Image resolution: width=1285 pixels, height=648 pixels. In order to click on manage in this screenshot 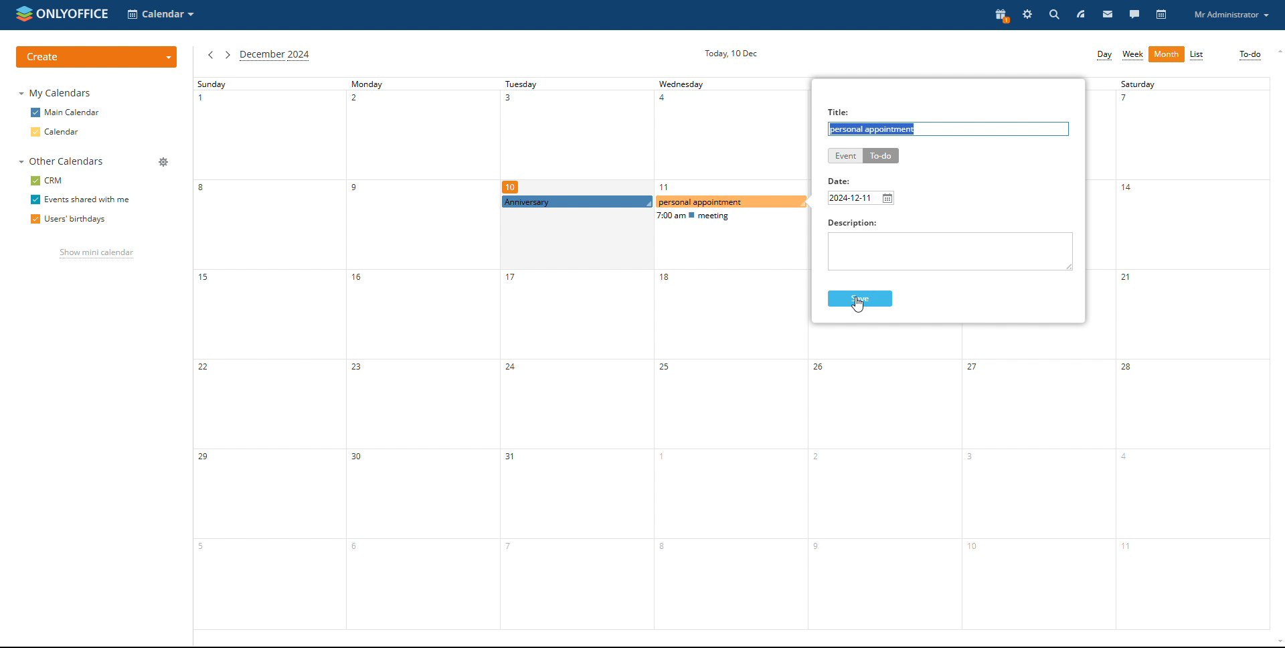, I will do `click(163, 162)`.